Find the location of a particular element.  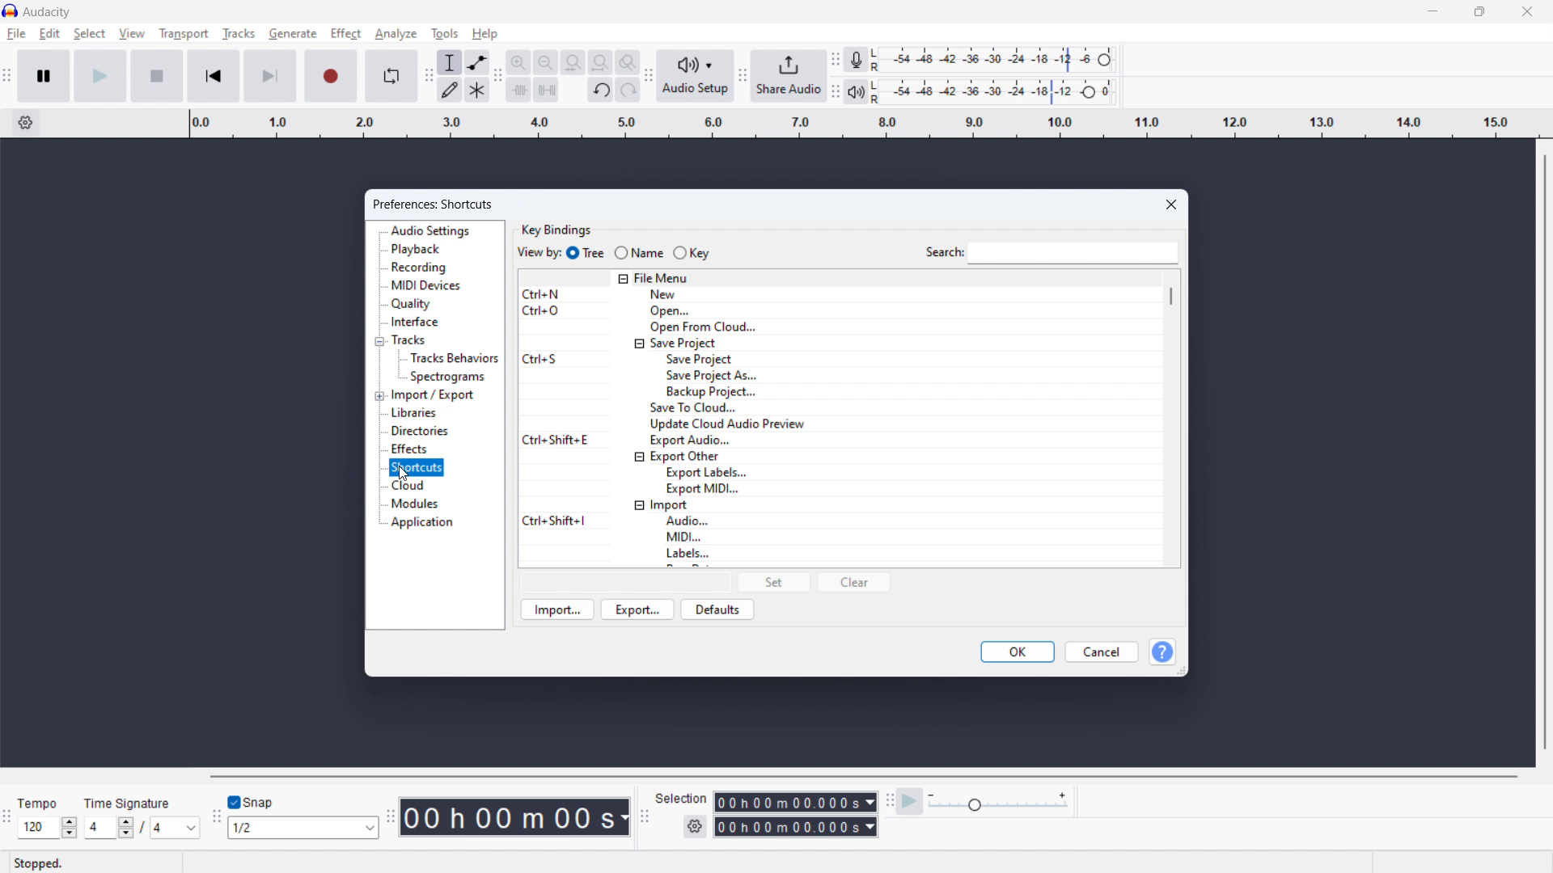

help is located at coordinates (485, 33).